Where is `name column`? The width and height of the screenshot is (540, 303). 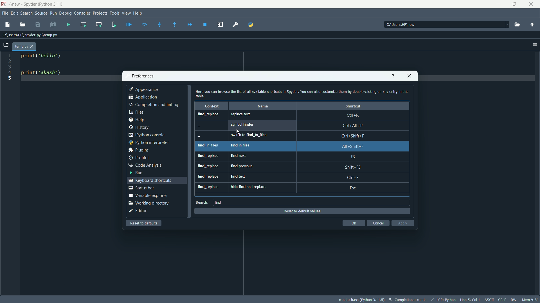 name column is located at coordinates (263, 105).